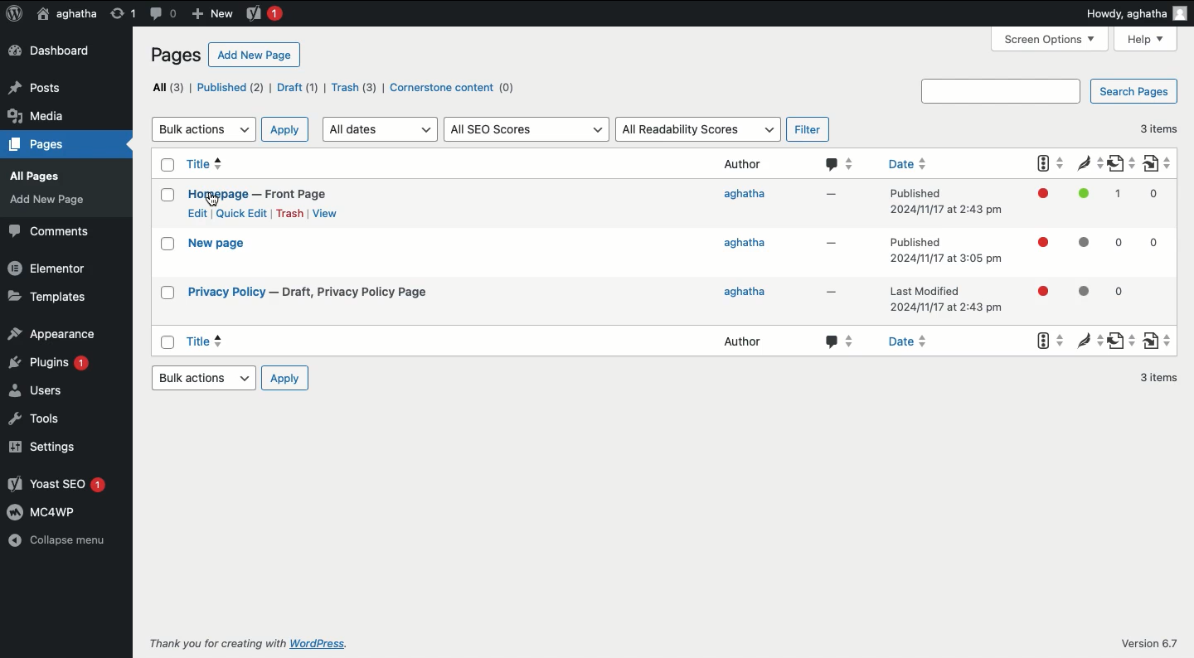 Image resolution: width=1194 pixels, height=658 pixels. I want to click on View, so click(324, 213).